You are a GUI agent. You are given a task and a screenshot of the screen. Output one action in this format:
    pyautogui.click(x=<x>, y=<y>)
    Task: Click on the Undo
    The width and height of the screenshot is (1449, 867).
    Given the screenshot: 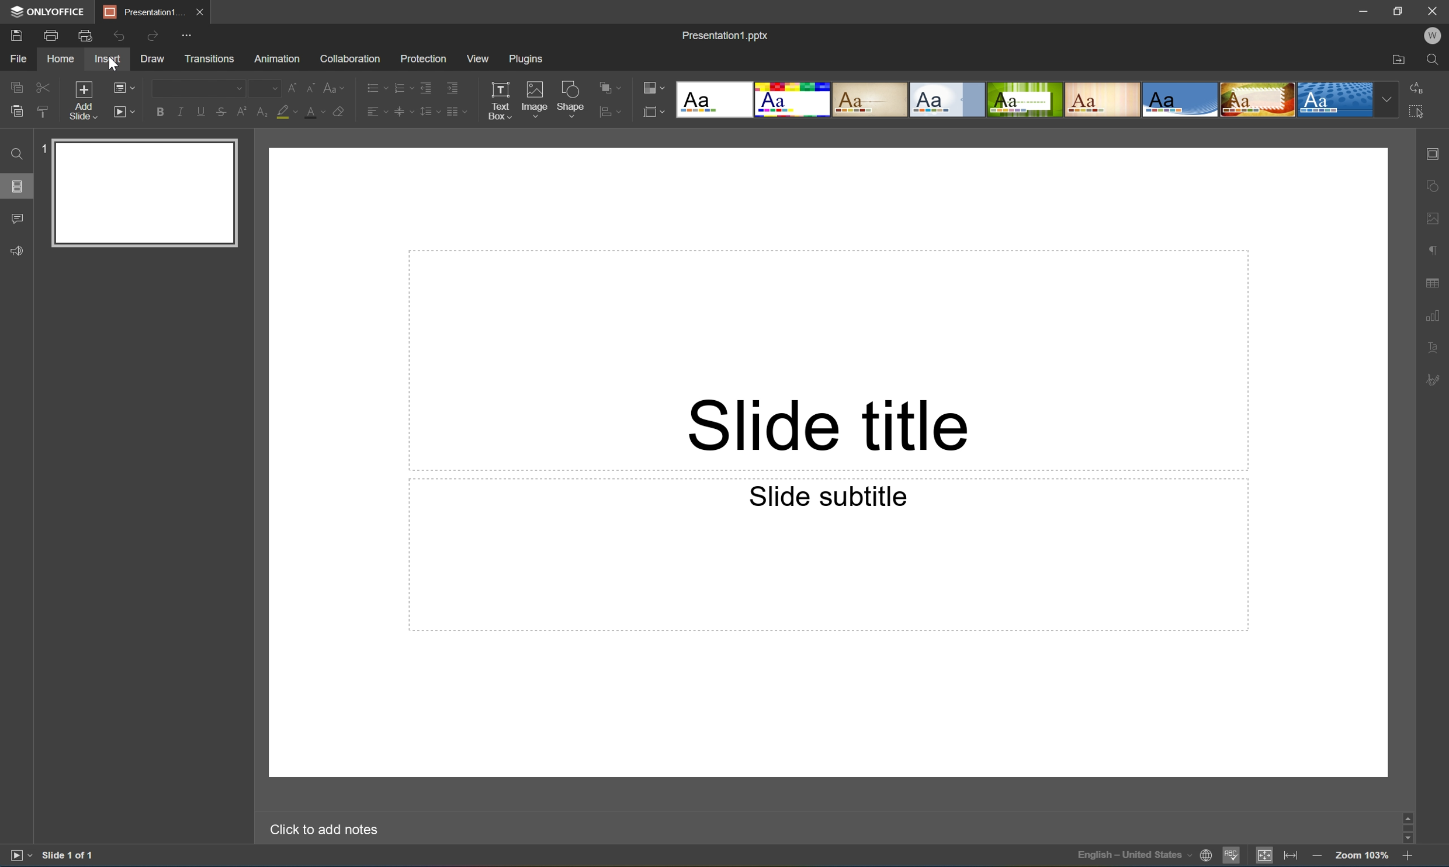 What is the action you would take?
    pyautogui.click(x=119, y=37)
    